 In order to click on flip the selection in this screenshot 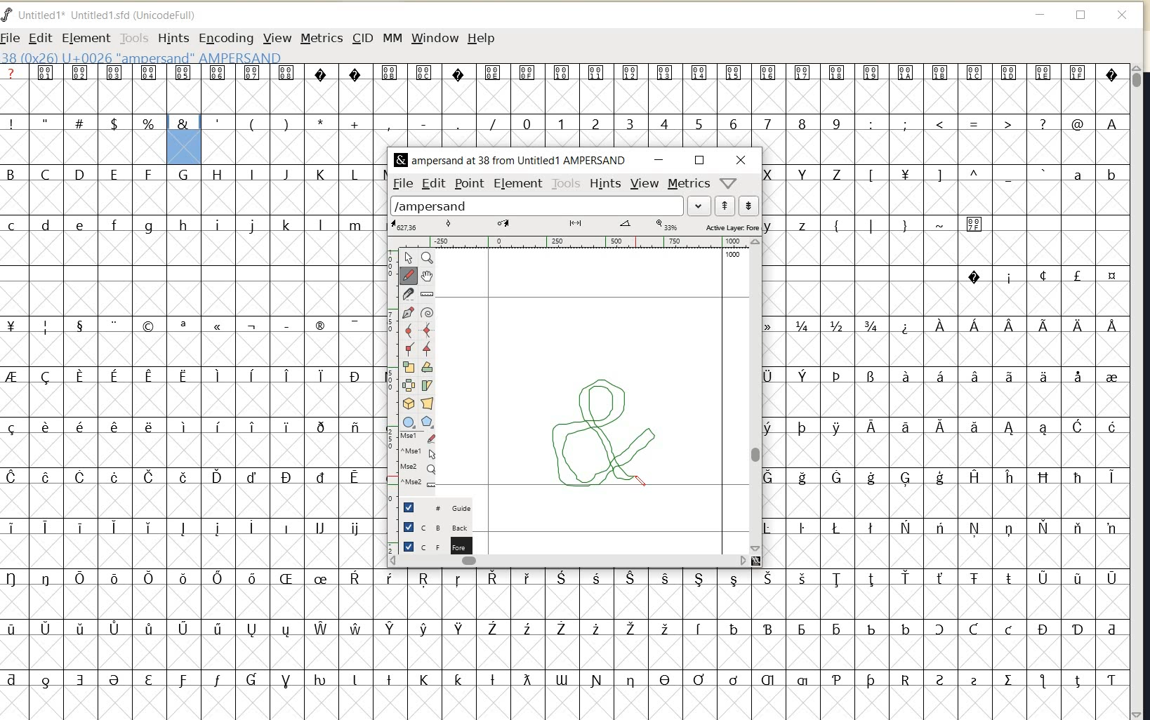, I will do `click(409, 385)`.